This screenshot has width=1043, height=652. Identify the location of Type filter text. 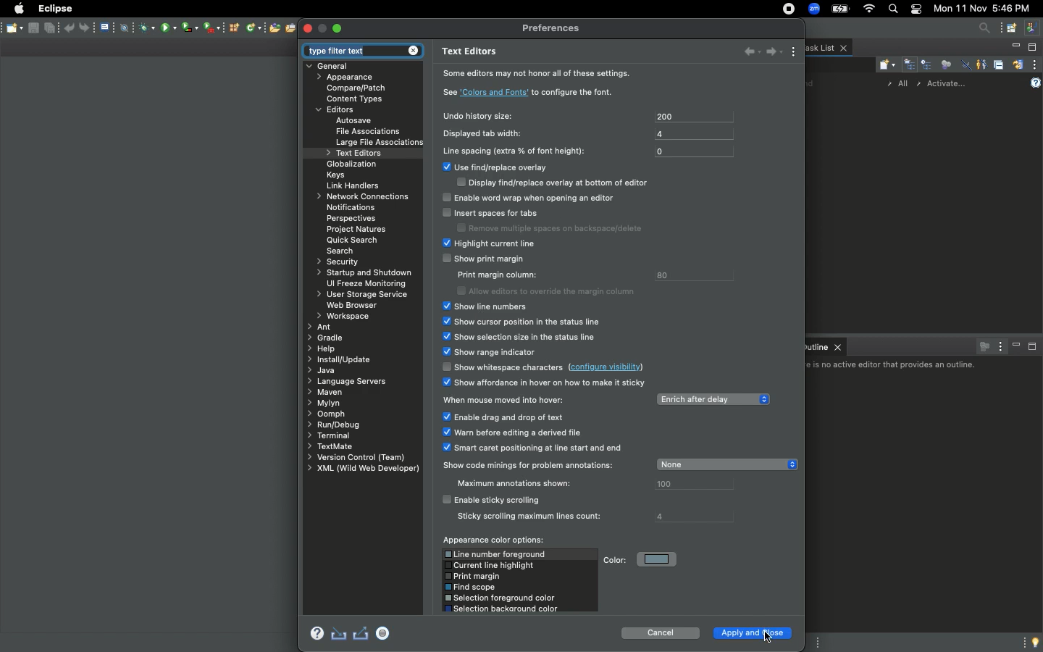
(361, 50).